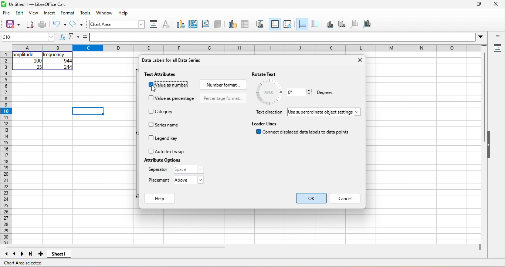 This screenshot has height=267, width=505. I want to click on chart area selected, so click(26, 263).